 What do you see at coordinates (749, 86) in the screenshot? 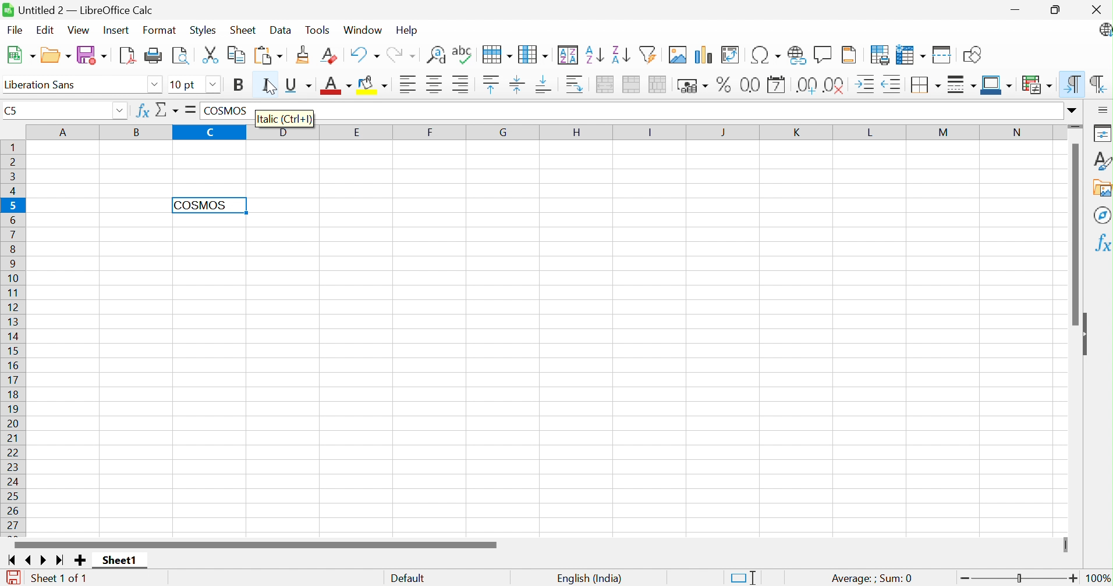
I see `Format as number` at bounding box center [749, 86].